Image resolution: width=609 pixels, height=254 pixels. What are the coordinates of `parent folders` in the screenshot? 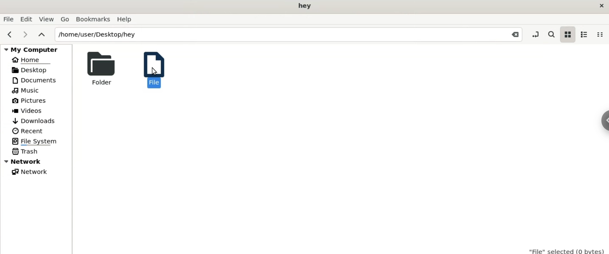 It's located at (41, 35).